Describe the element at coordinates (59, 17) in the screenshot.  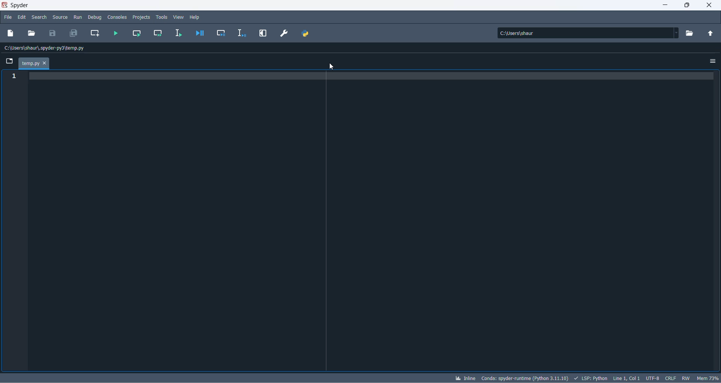
I see `source` at that location.